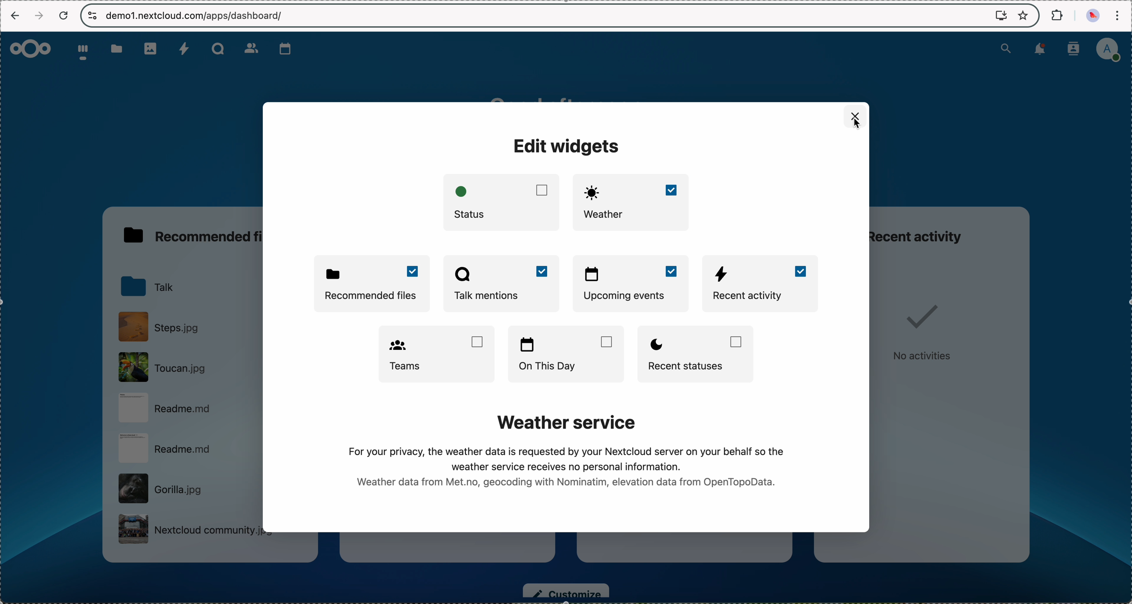 The height and width of the screenshot is (604, 1132). Describe the element at coordinates (185, 49) in the screenshot. I see `activity` at that location.